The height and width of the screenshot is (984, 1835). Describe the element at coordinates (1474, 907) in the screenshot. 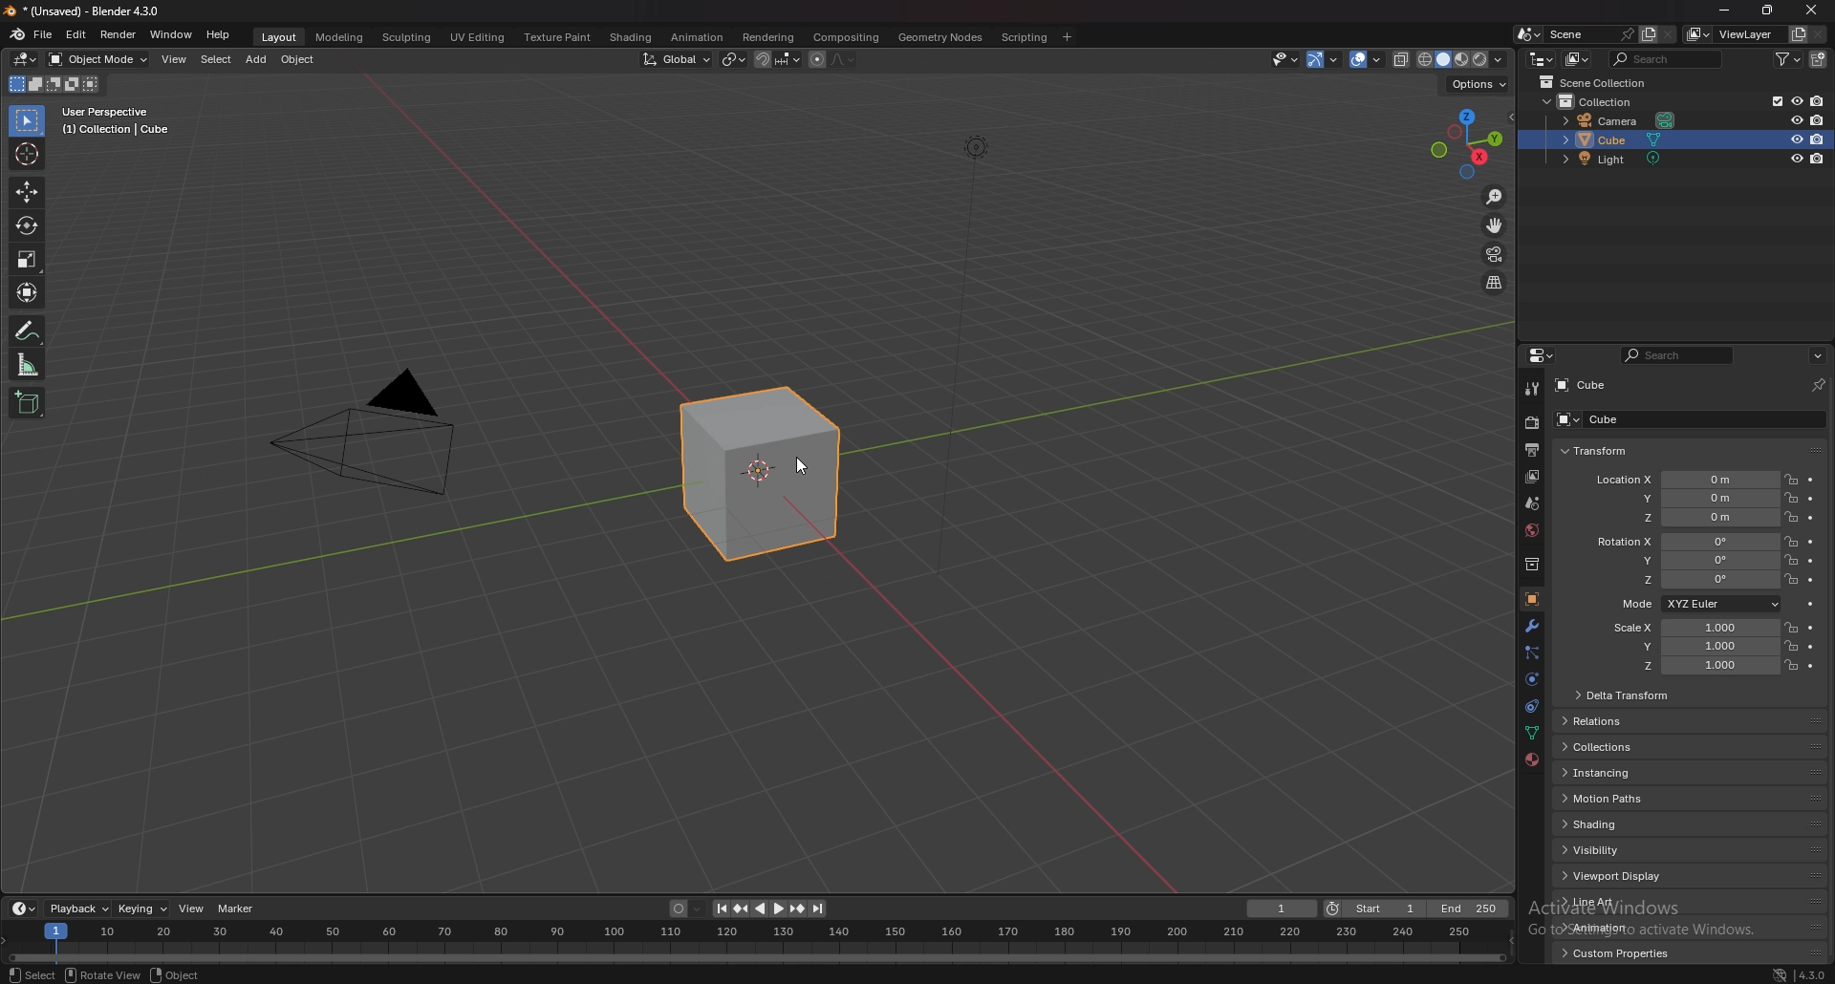

I see `end` at that location.